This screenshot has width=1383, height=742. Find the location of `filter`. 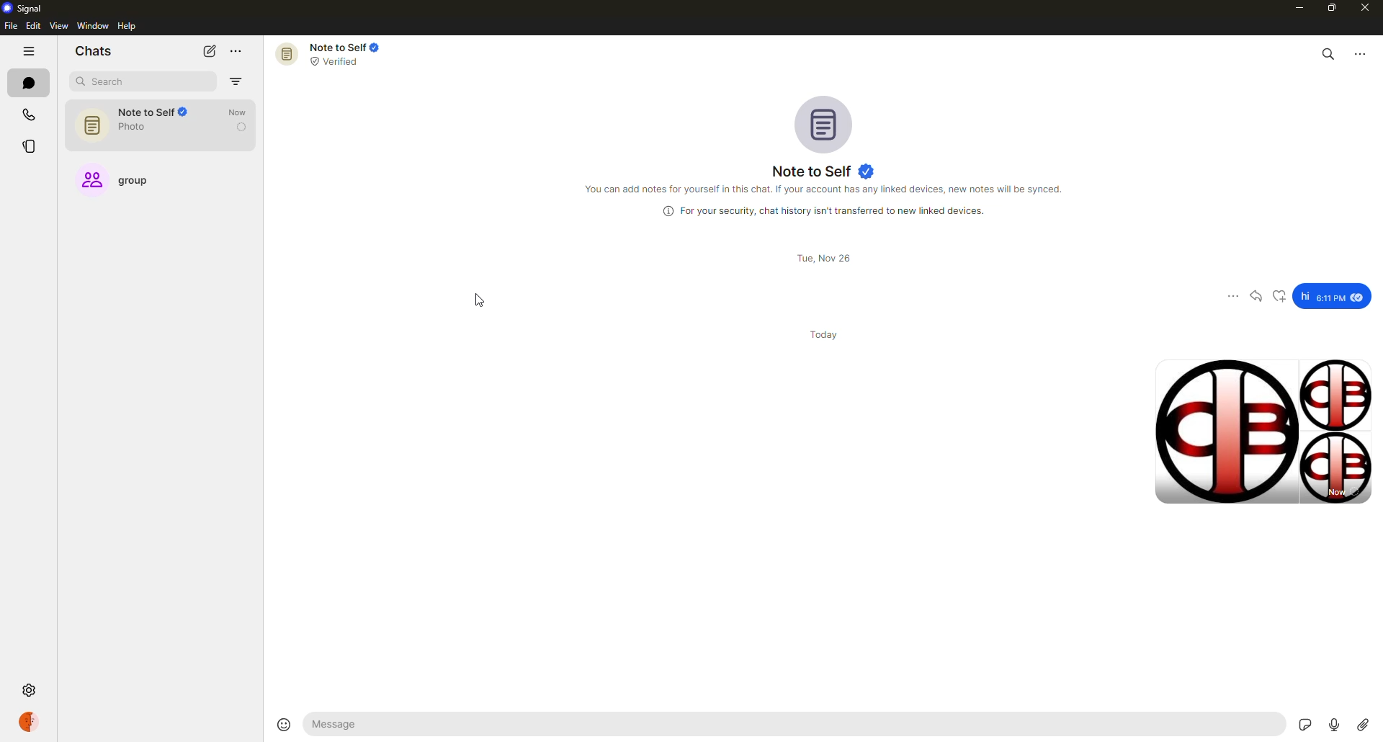

filter is located at coordinates (235, 81).